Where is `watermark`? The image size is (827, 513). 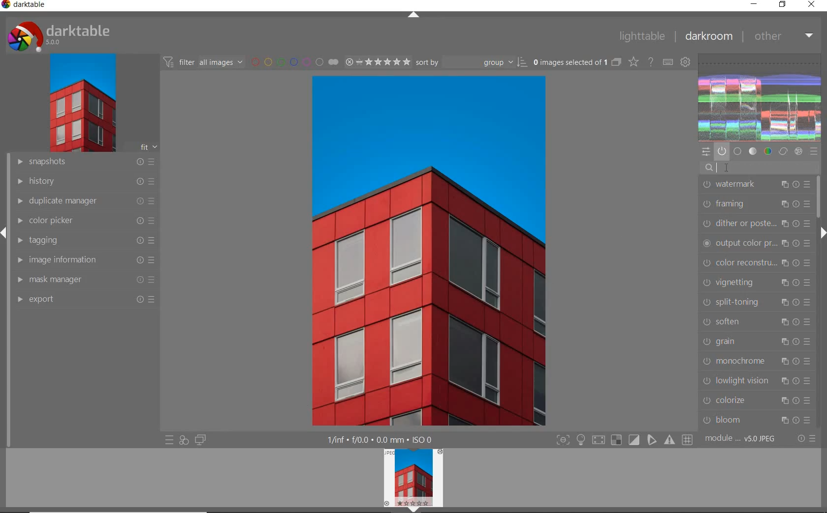
watermark is located at coordinates (757, 185).